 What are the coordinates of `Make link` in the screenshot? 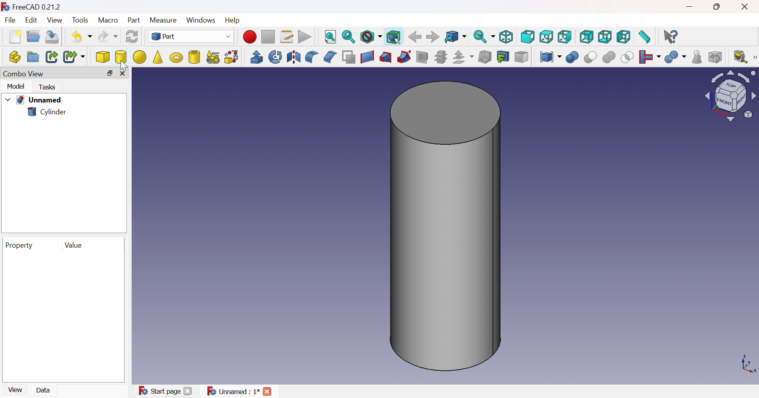 It's located at (52, 58).